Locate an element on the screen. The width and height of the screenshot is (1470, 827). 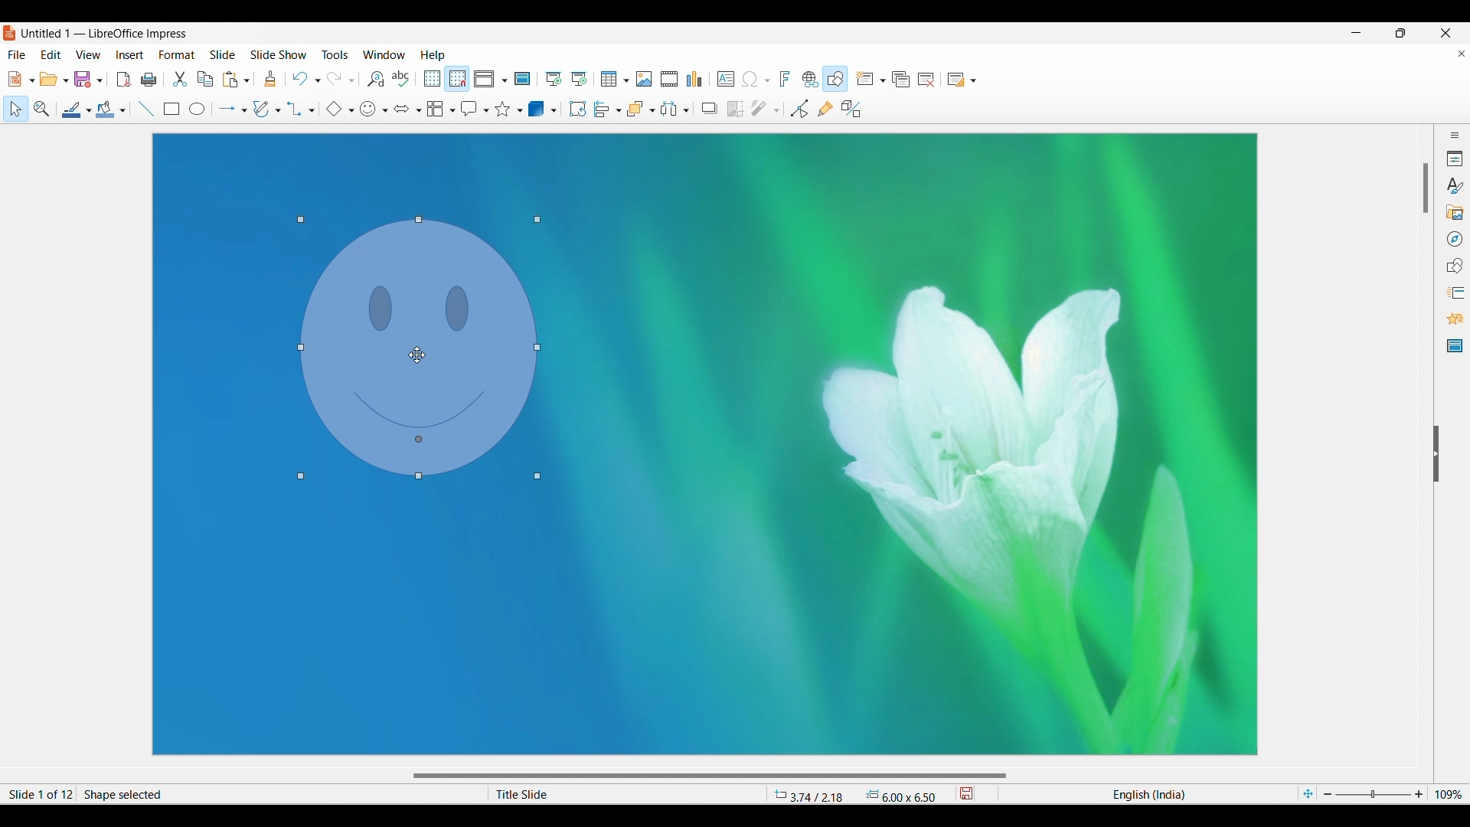
Redo specific action is located at coordinates (351, 81).